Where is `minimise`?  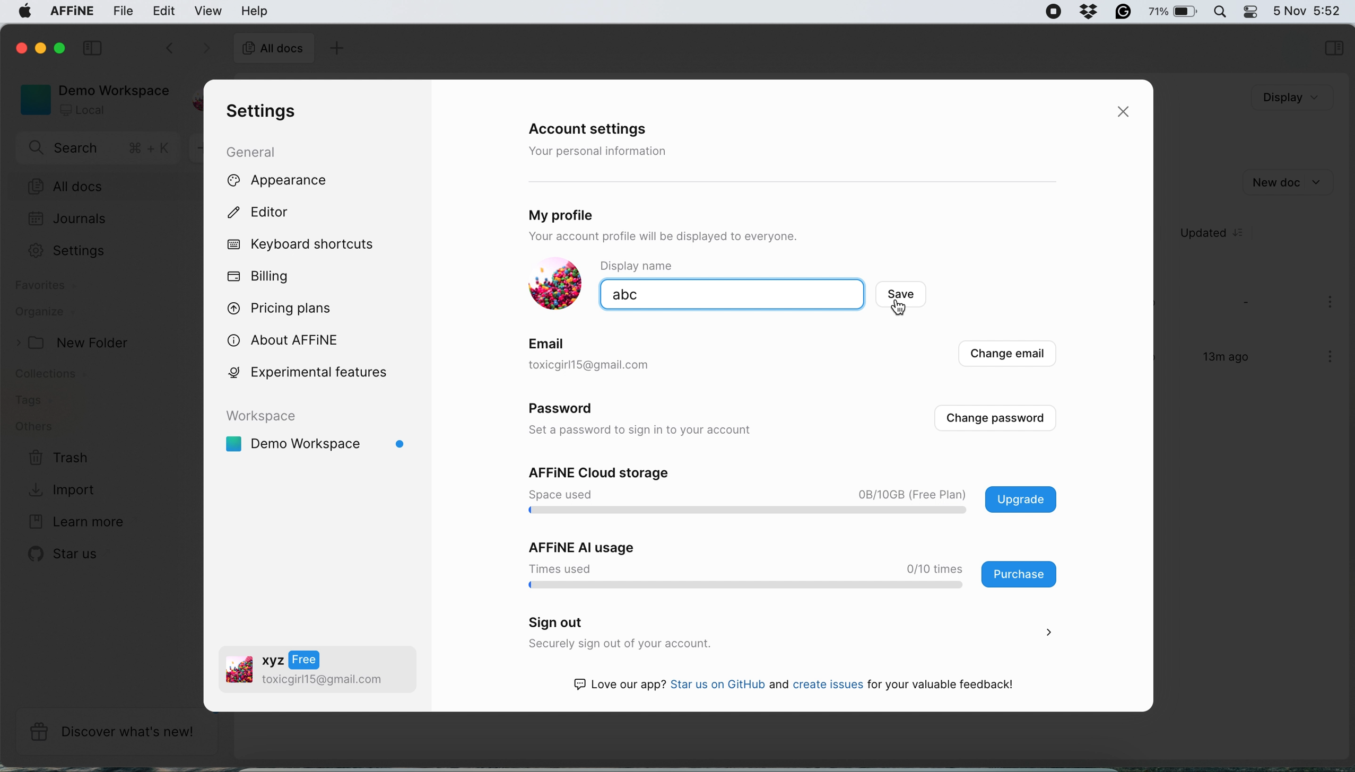 minimise is located at coordinates (42, 50).